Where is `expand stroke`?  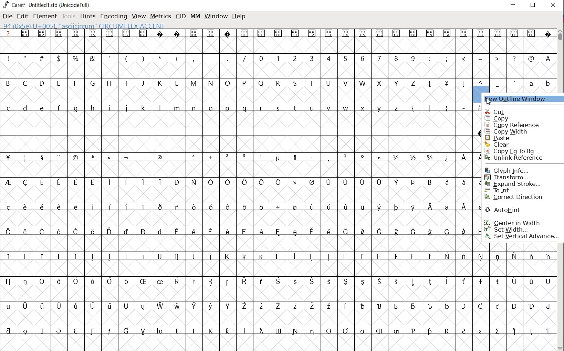
expand stroke is located at coordinates (518, 183).